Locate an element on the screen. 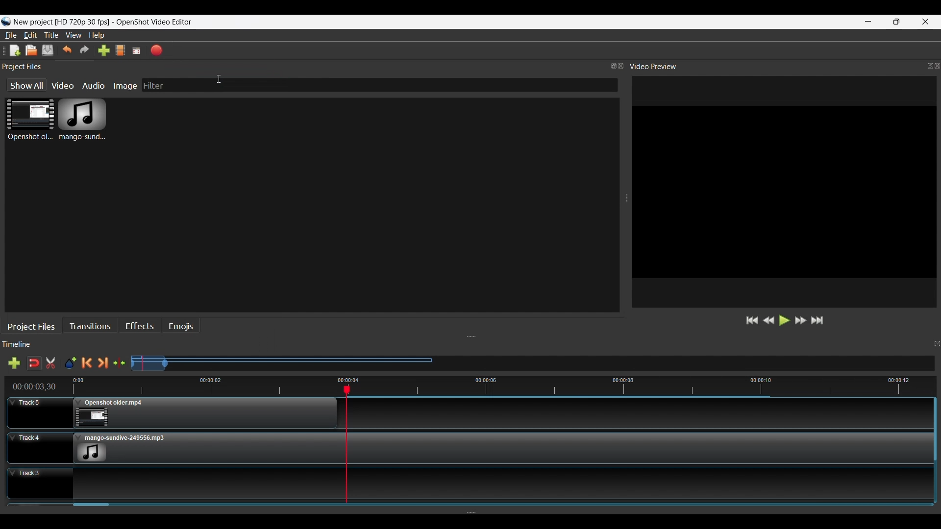 This screenshot has height=529, width=941. Image is located at coordinates (125, 86).